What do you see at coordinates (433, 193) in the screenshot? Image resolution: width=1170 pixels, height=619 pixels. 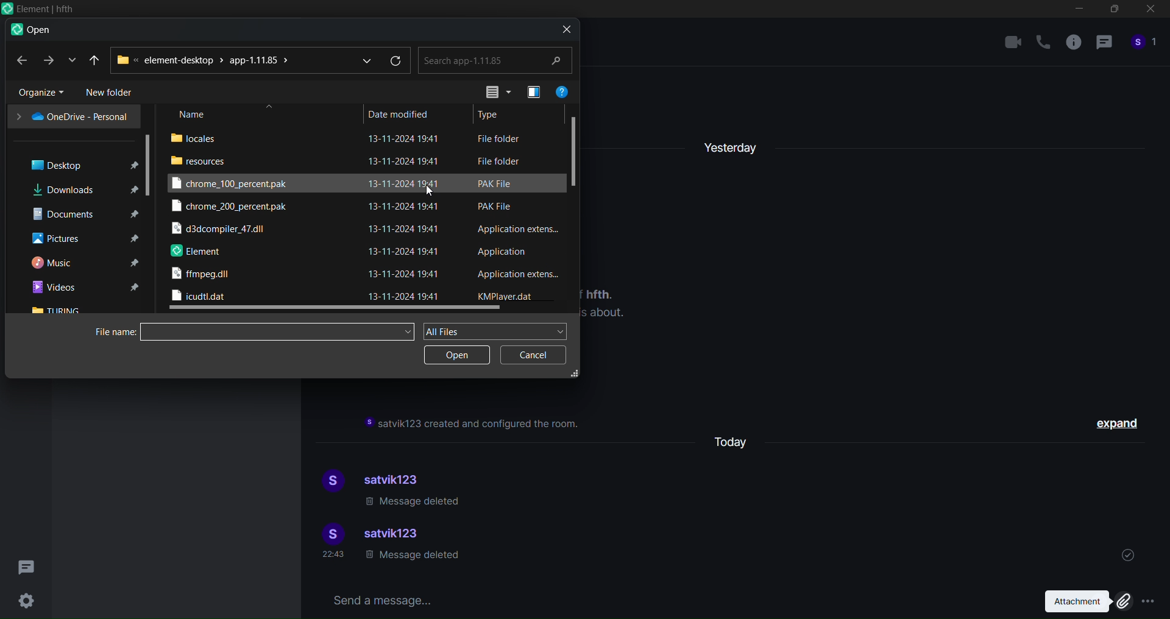 I see `Cursor` at bounding box center [433, 193].